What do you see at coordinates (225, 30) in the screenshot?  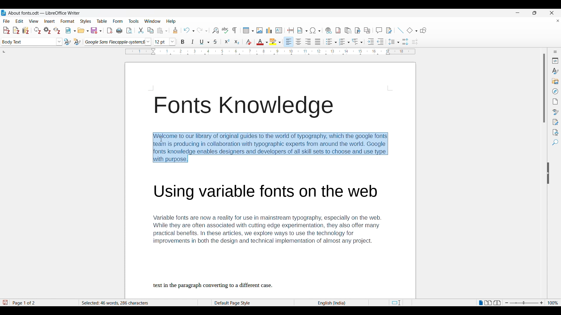 I see `Spell check` at bounding box center [225, 30].